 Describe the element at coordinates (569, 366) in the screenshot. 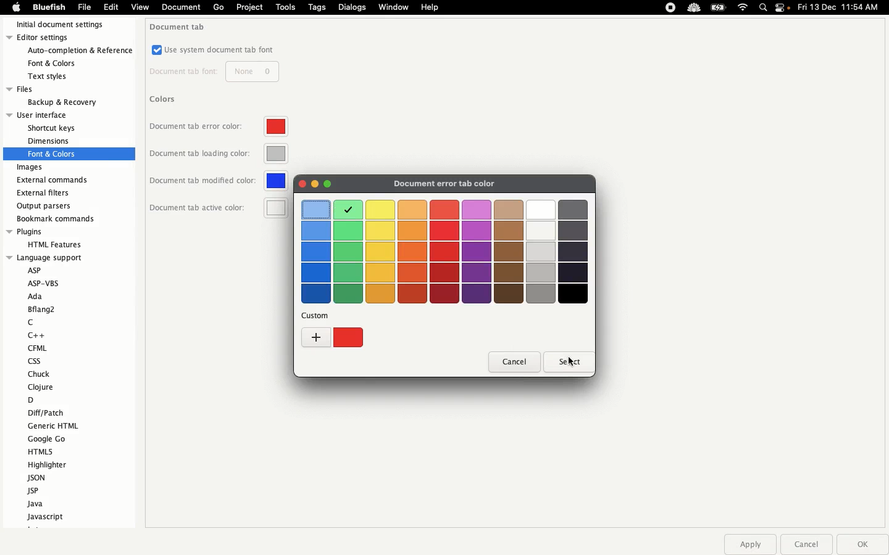

I see `cursor` at that location.